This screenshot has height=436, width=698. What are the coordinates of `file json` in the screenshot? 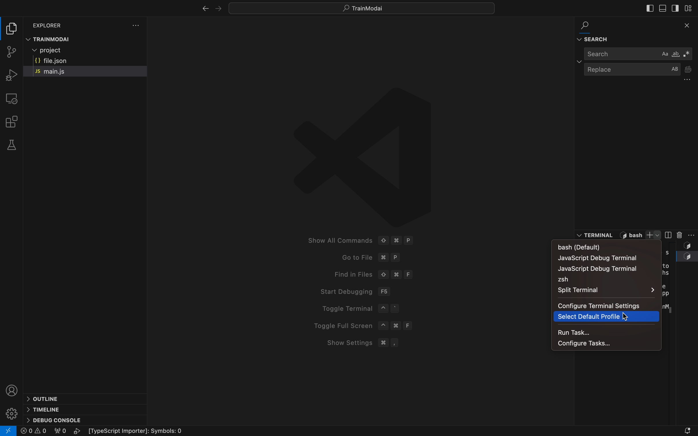 It's located at (66, 61).